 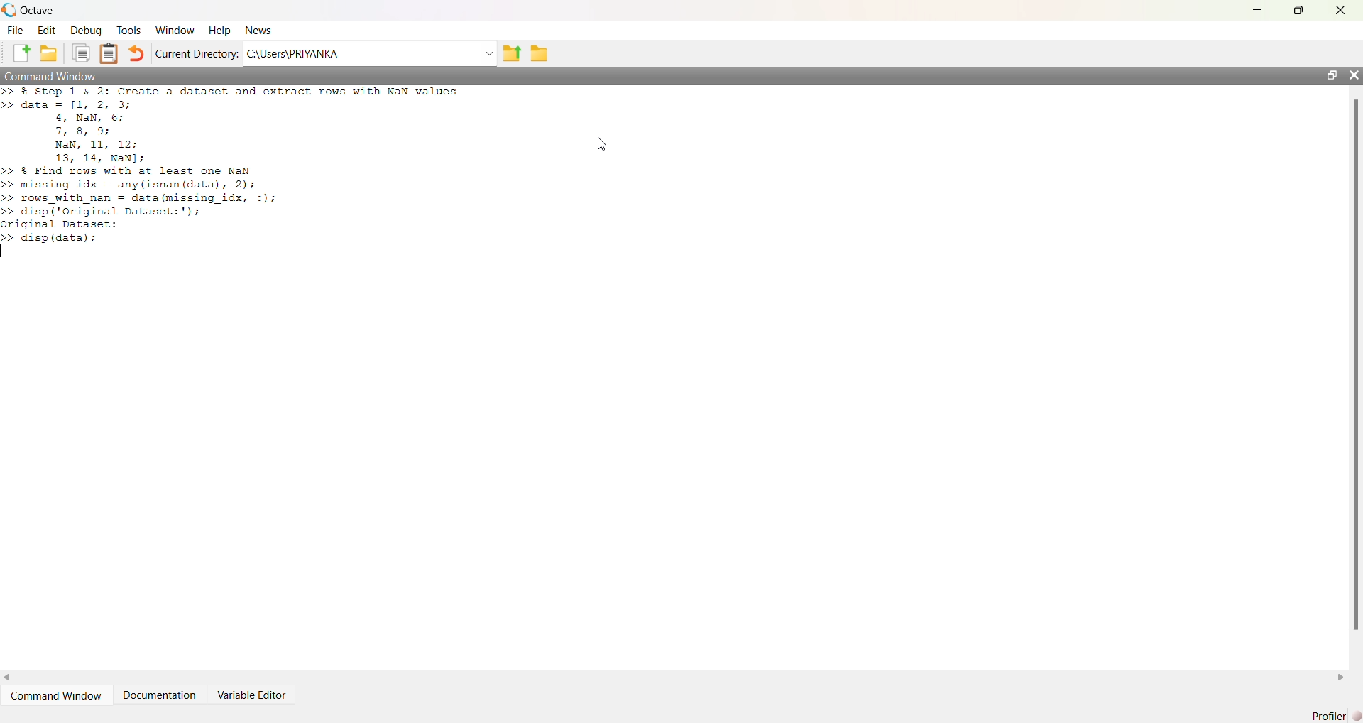 I want to click on Debug, so click(x=86, y=31).